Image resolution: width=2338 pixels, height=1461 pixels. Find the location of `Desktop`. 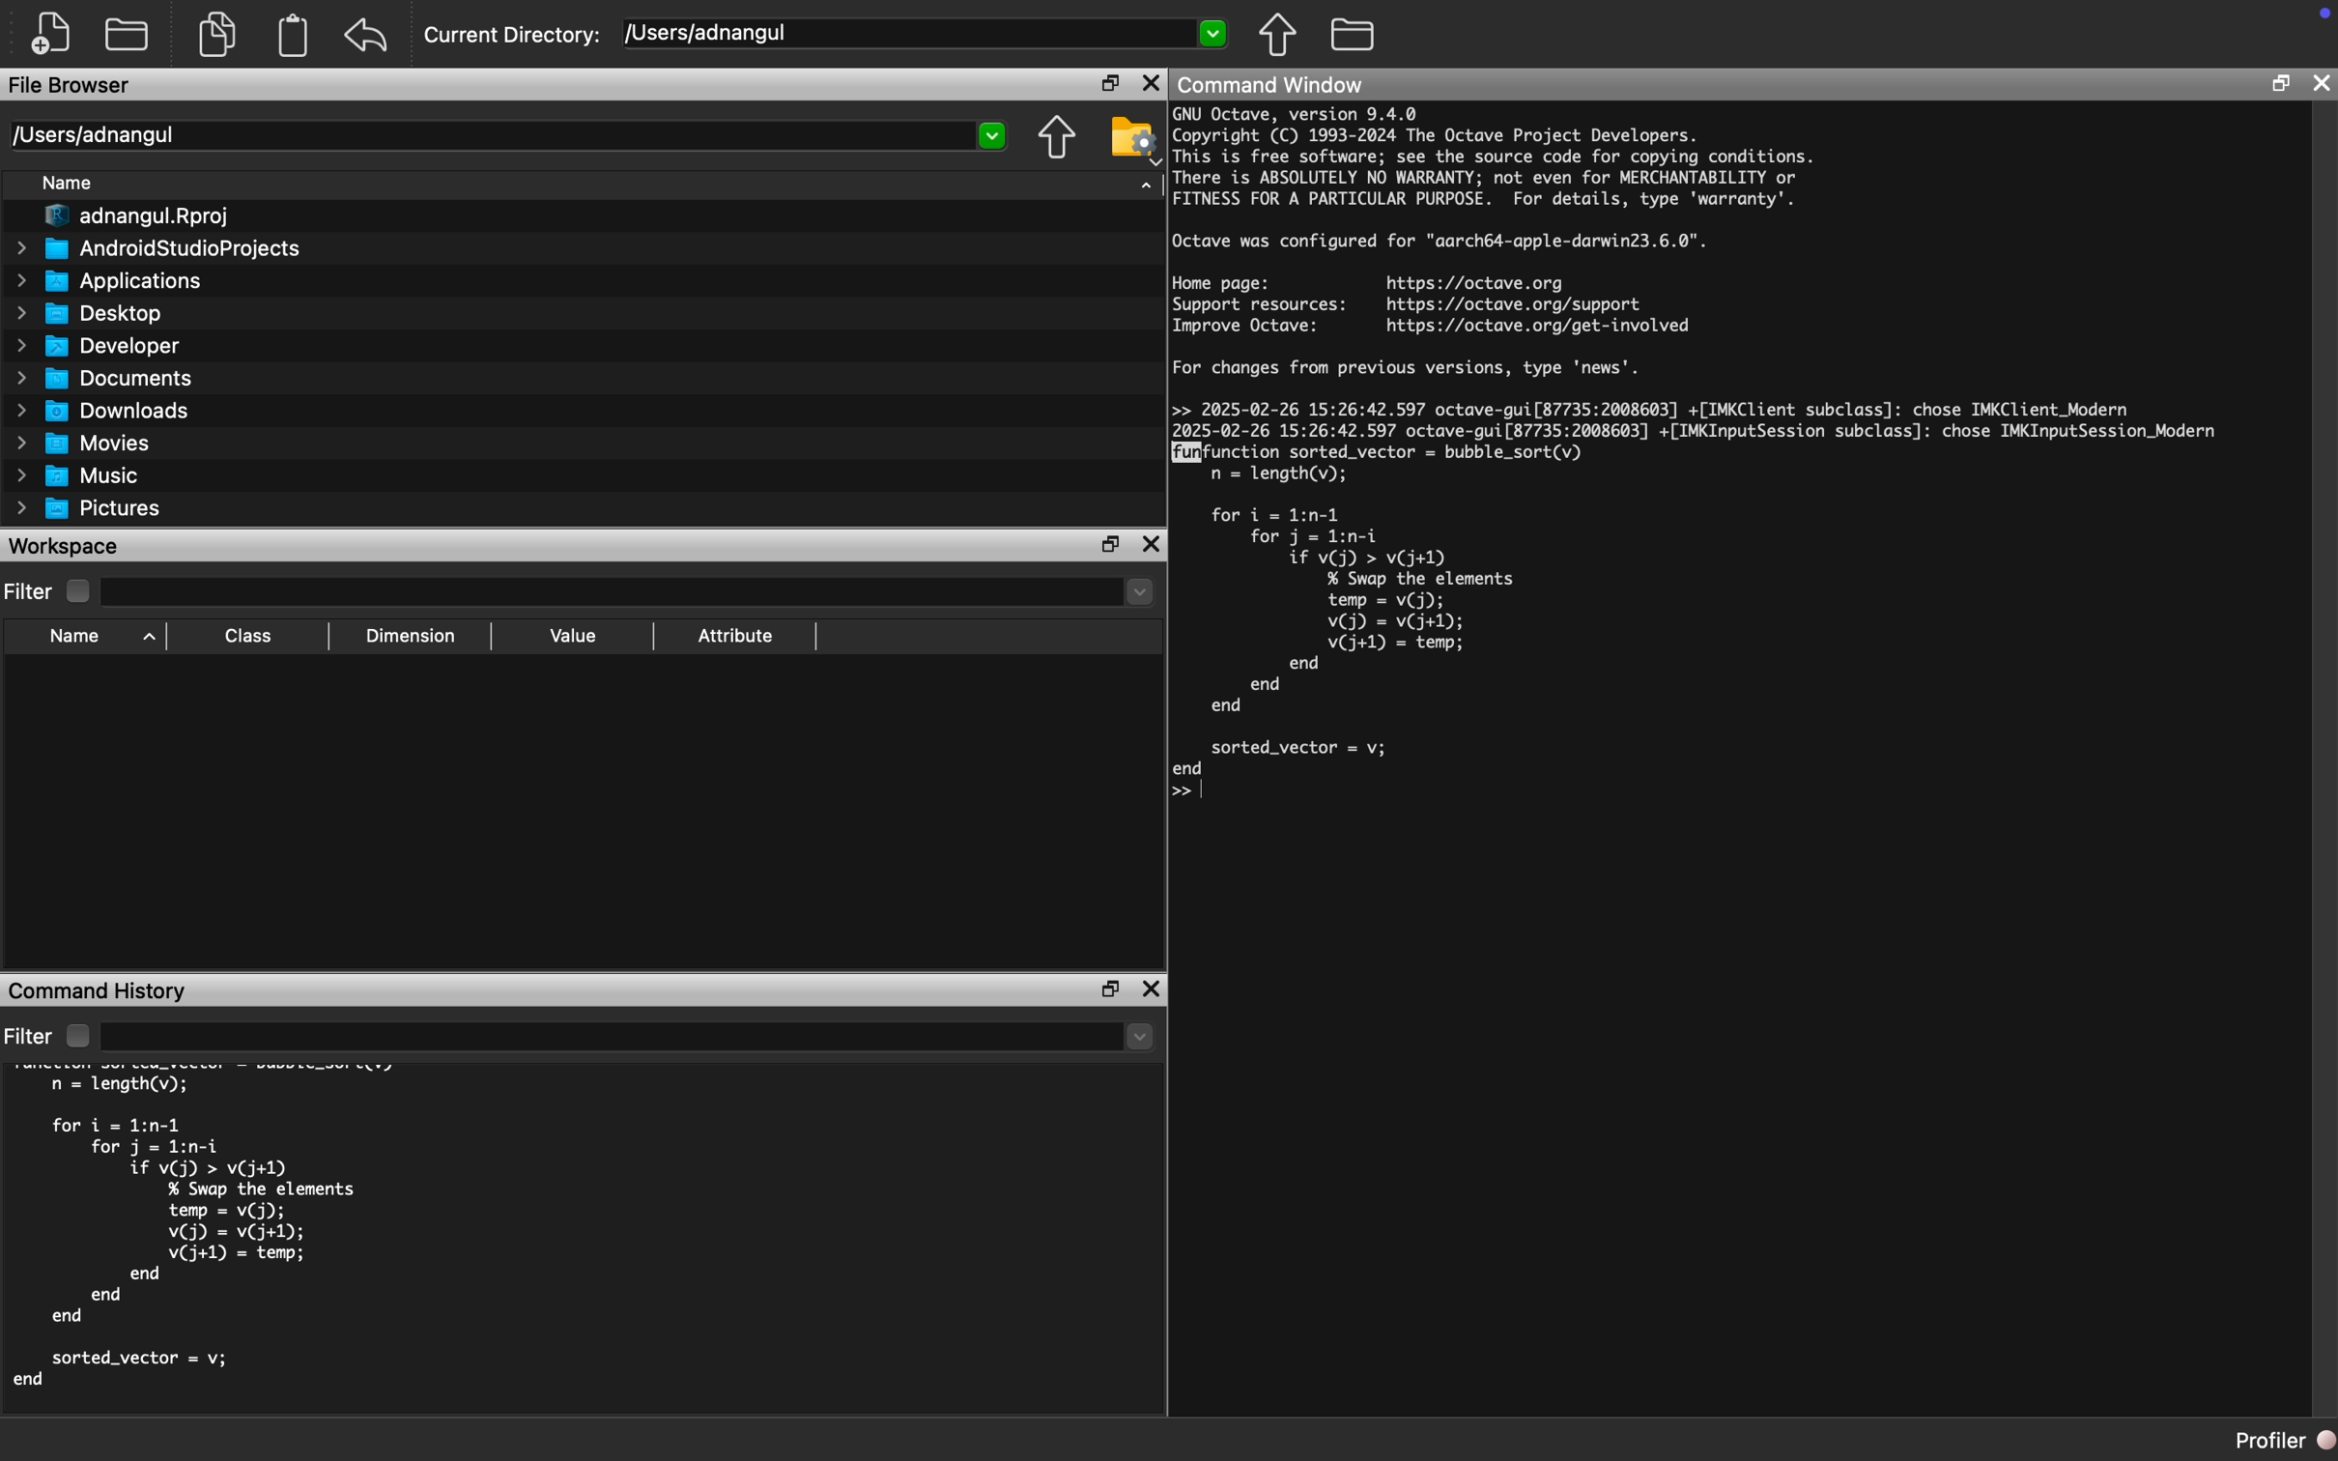

Desktop is located at coordinates (90, 313).